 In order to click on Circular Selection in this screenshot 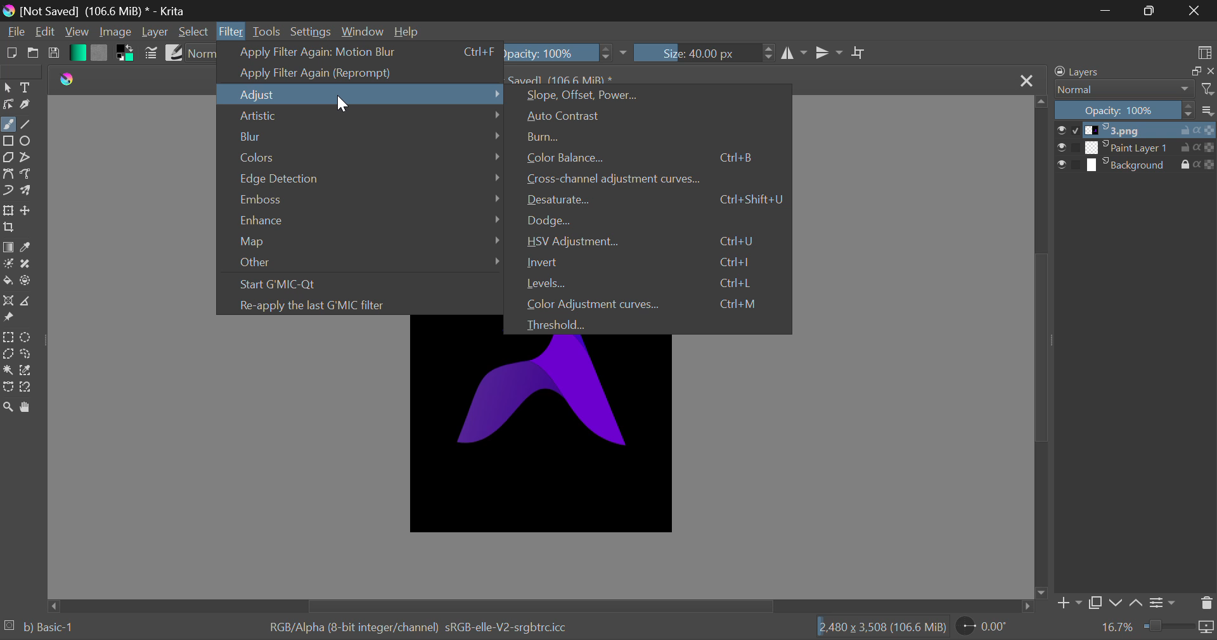, I will do `click(27, 336)`.